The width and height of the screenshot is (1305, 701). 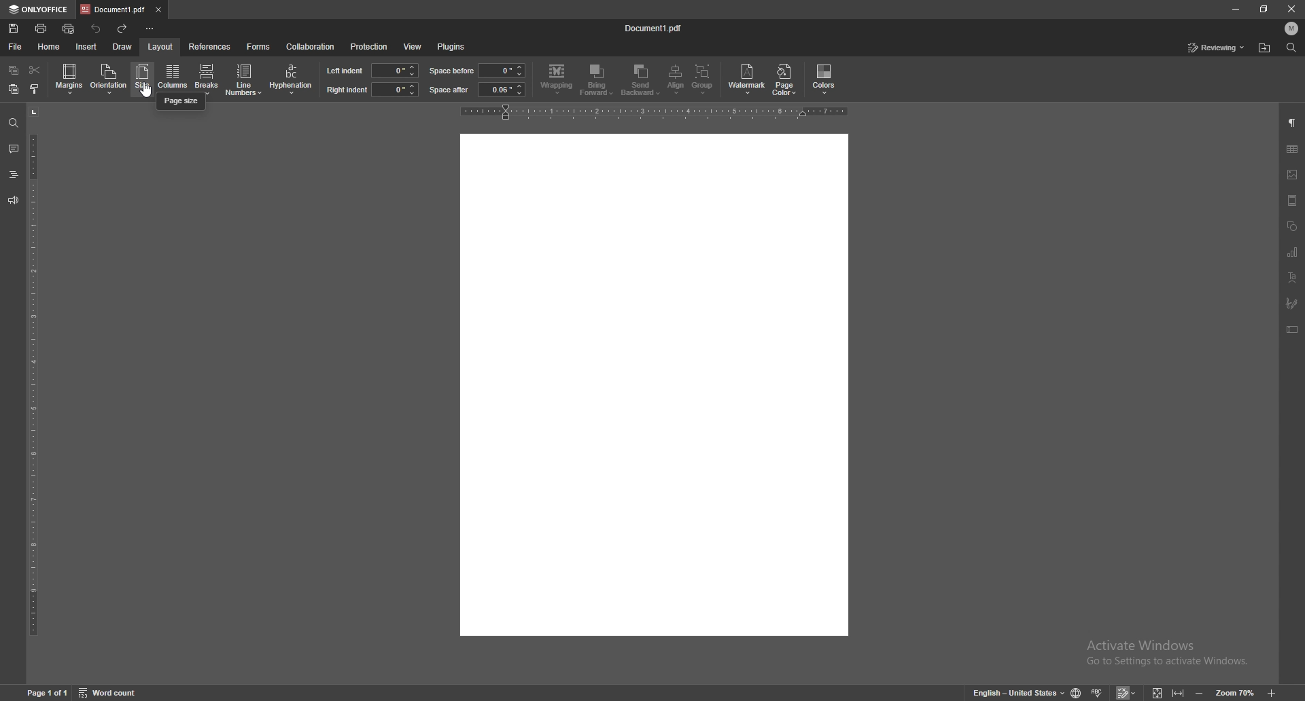 What do you see at coordinates (1292, 7) in the screenshot?
I see `close` at bounding box center [1292, 7].